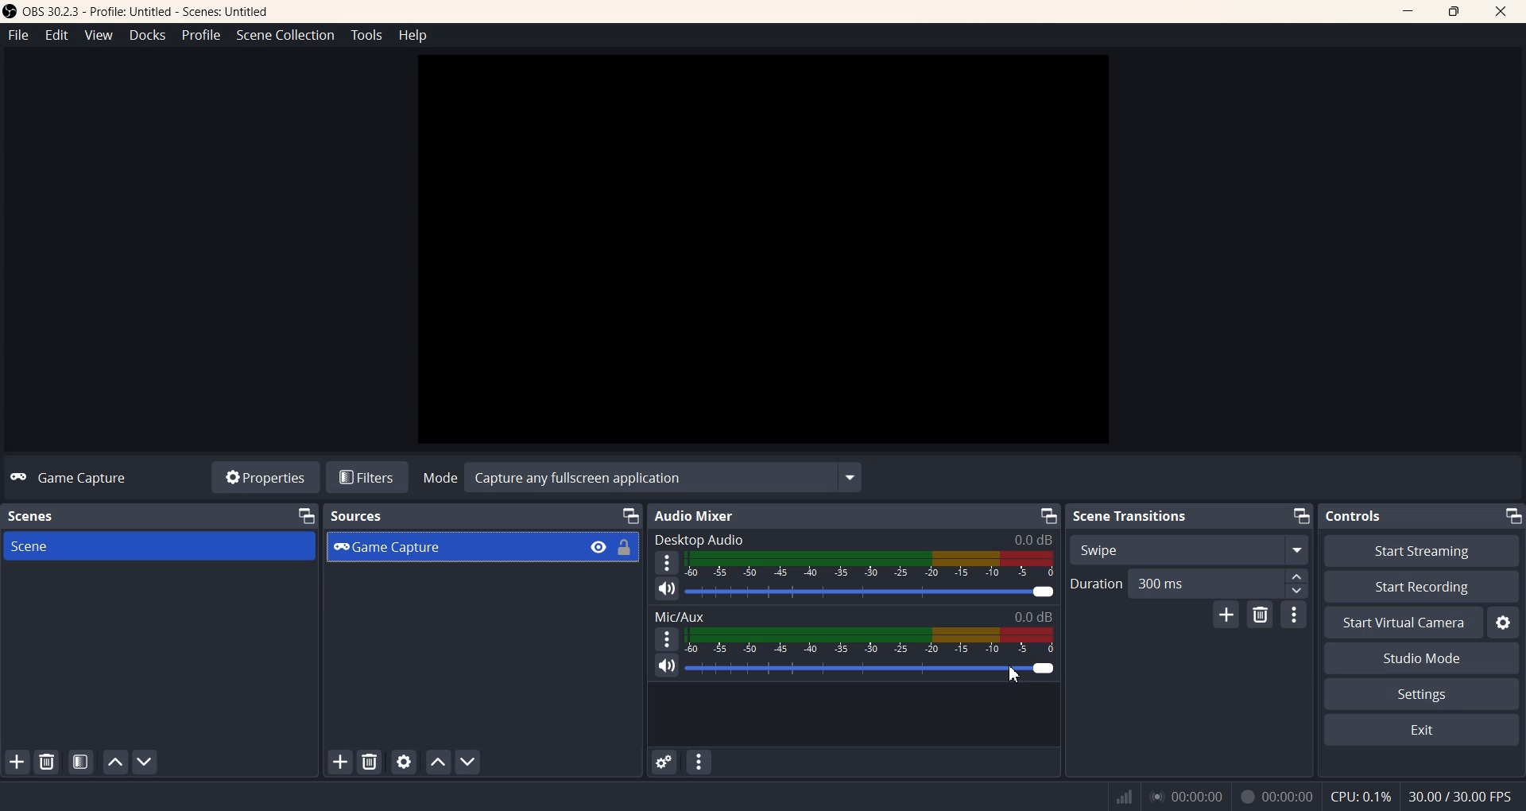 The width and height of the screenshot is (1526, 811). What do you see at coordinates (762, 248) in the screenshot?
I see `Preview windoe` at bounding box center [762, 248].